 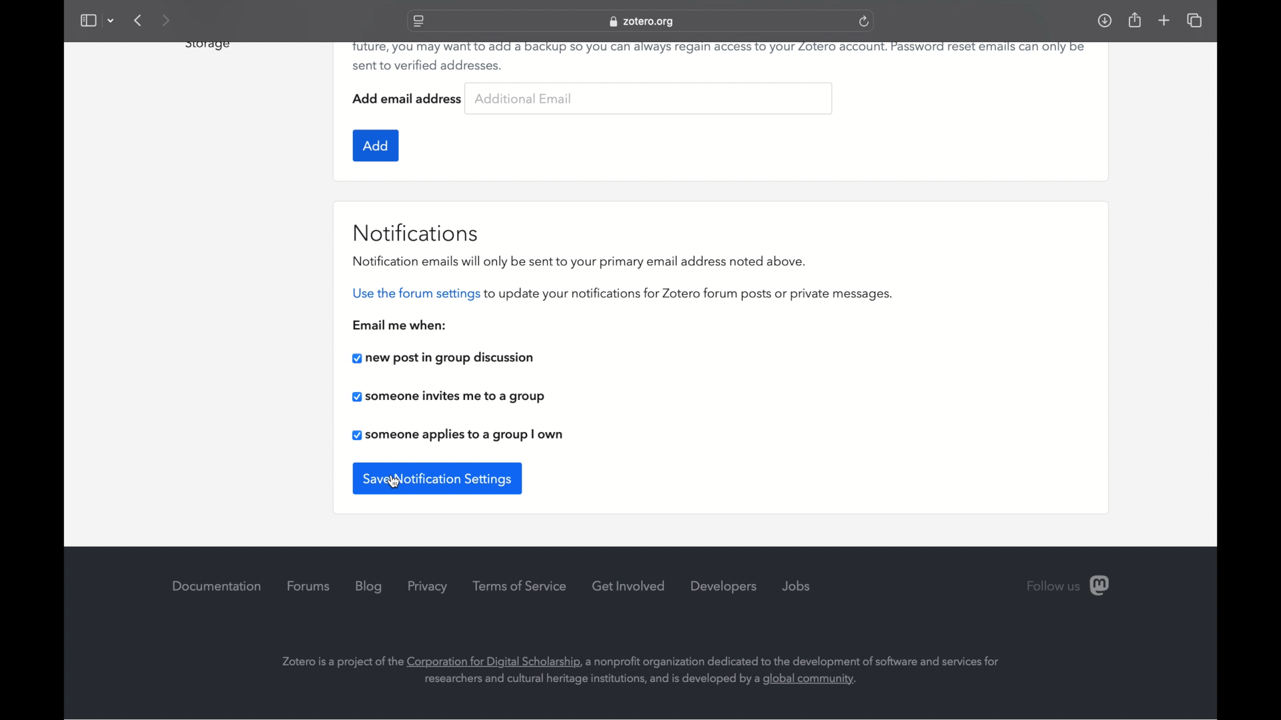 What do you see at coordinates (1196, 21) in the screenshot?
I see `show tab overview` at bounding box center [1196, 21].